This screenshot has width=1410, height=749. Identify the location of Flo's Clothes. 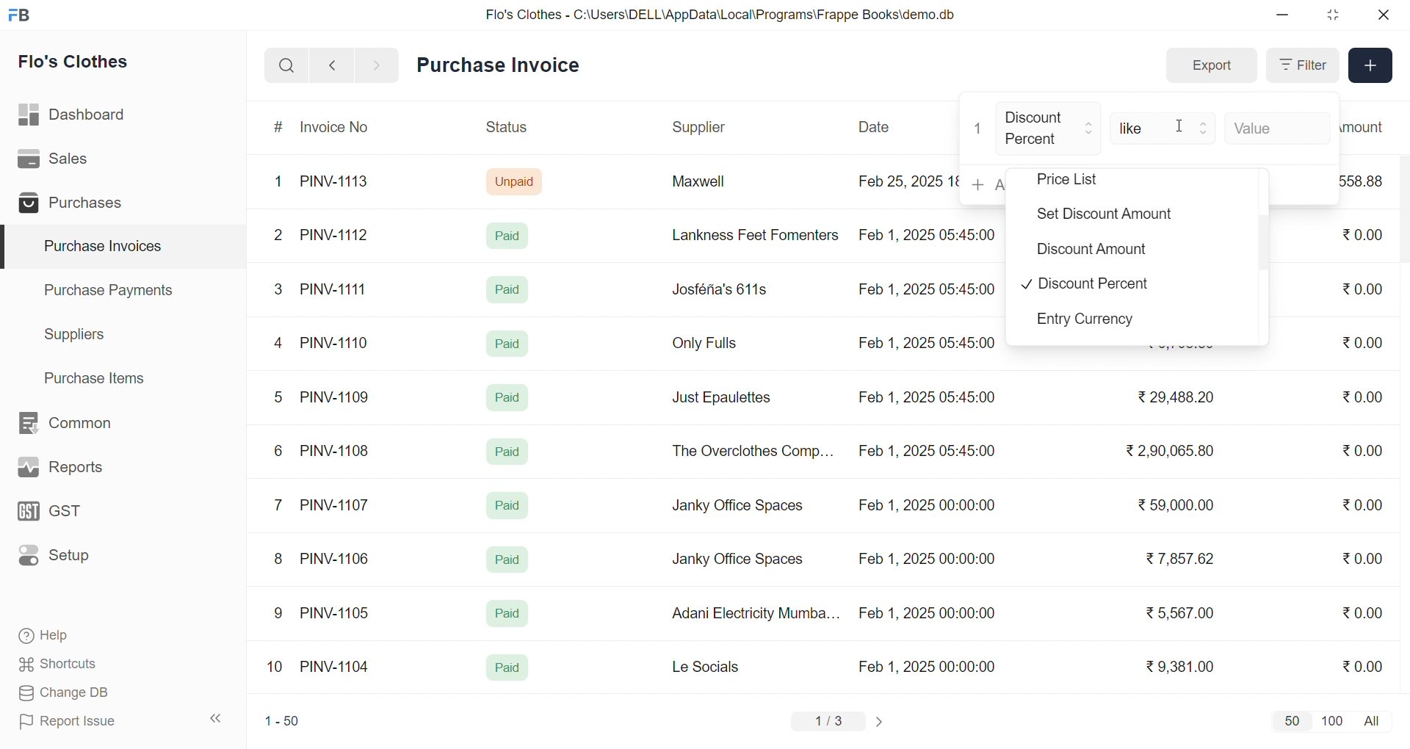
(84, 64).